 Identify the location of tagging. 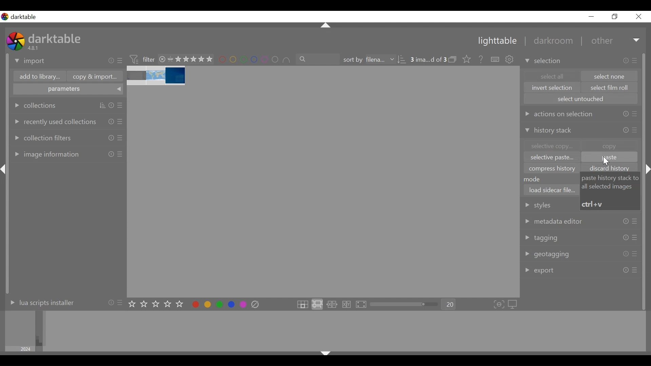
(541, 238).